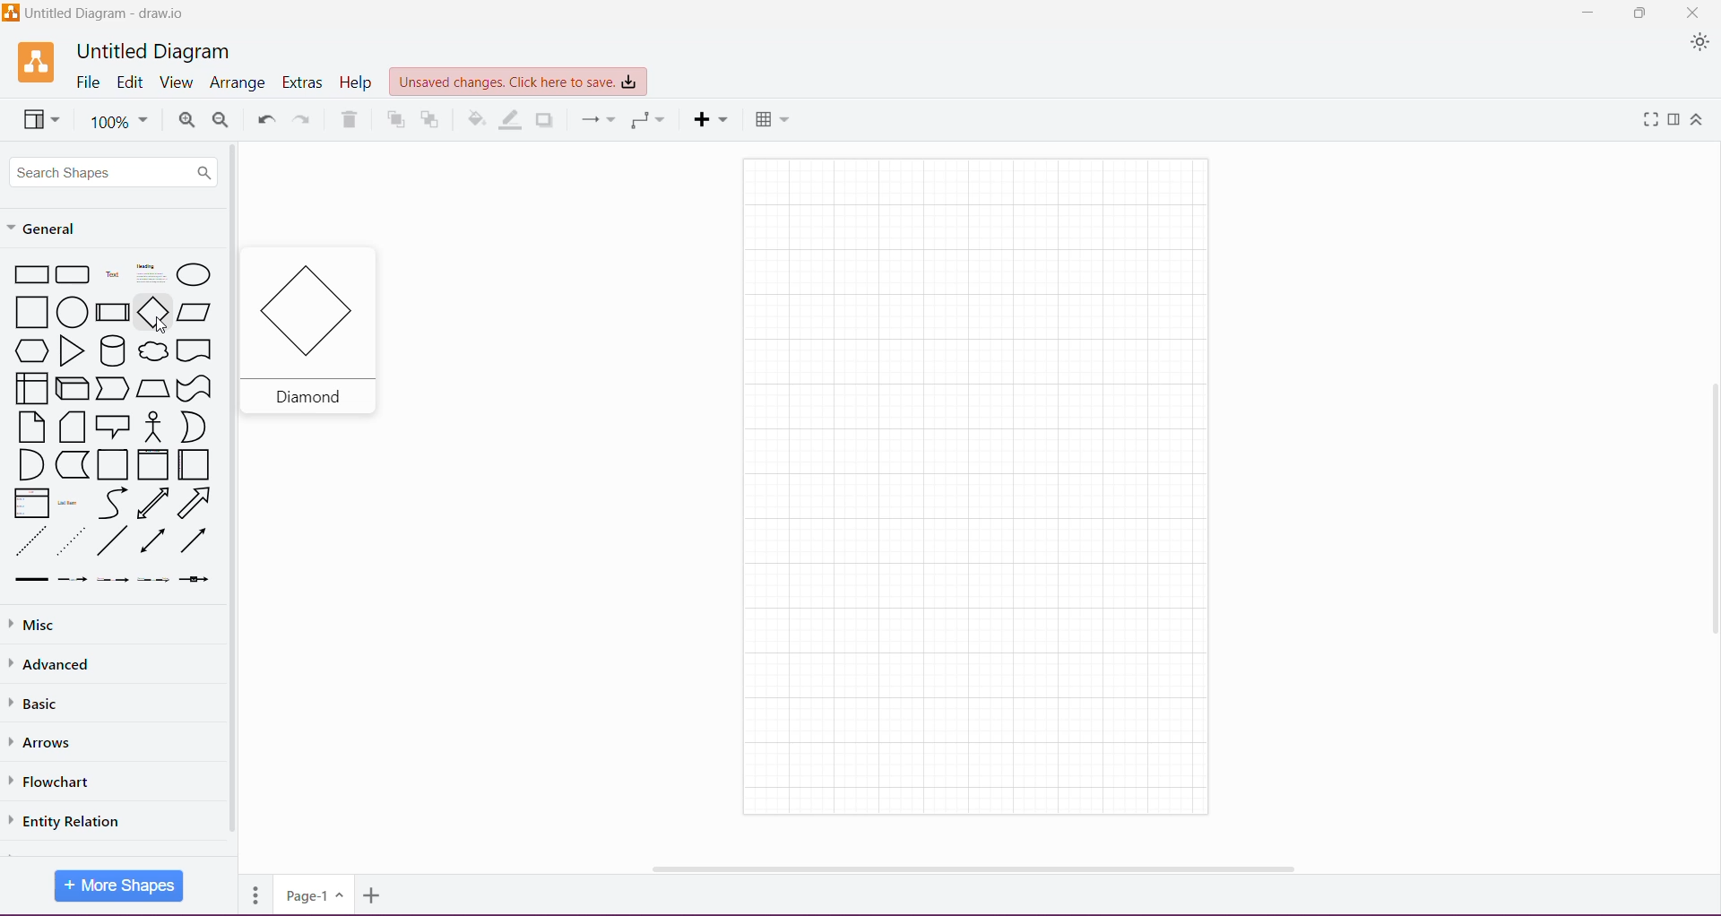 This screenshot has height=916, width=1721. What do you see at coordinates (186, 120) in the screenshot?
I see `Zoom In` at bounding box center [186, 120].